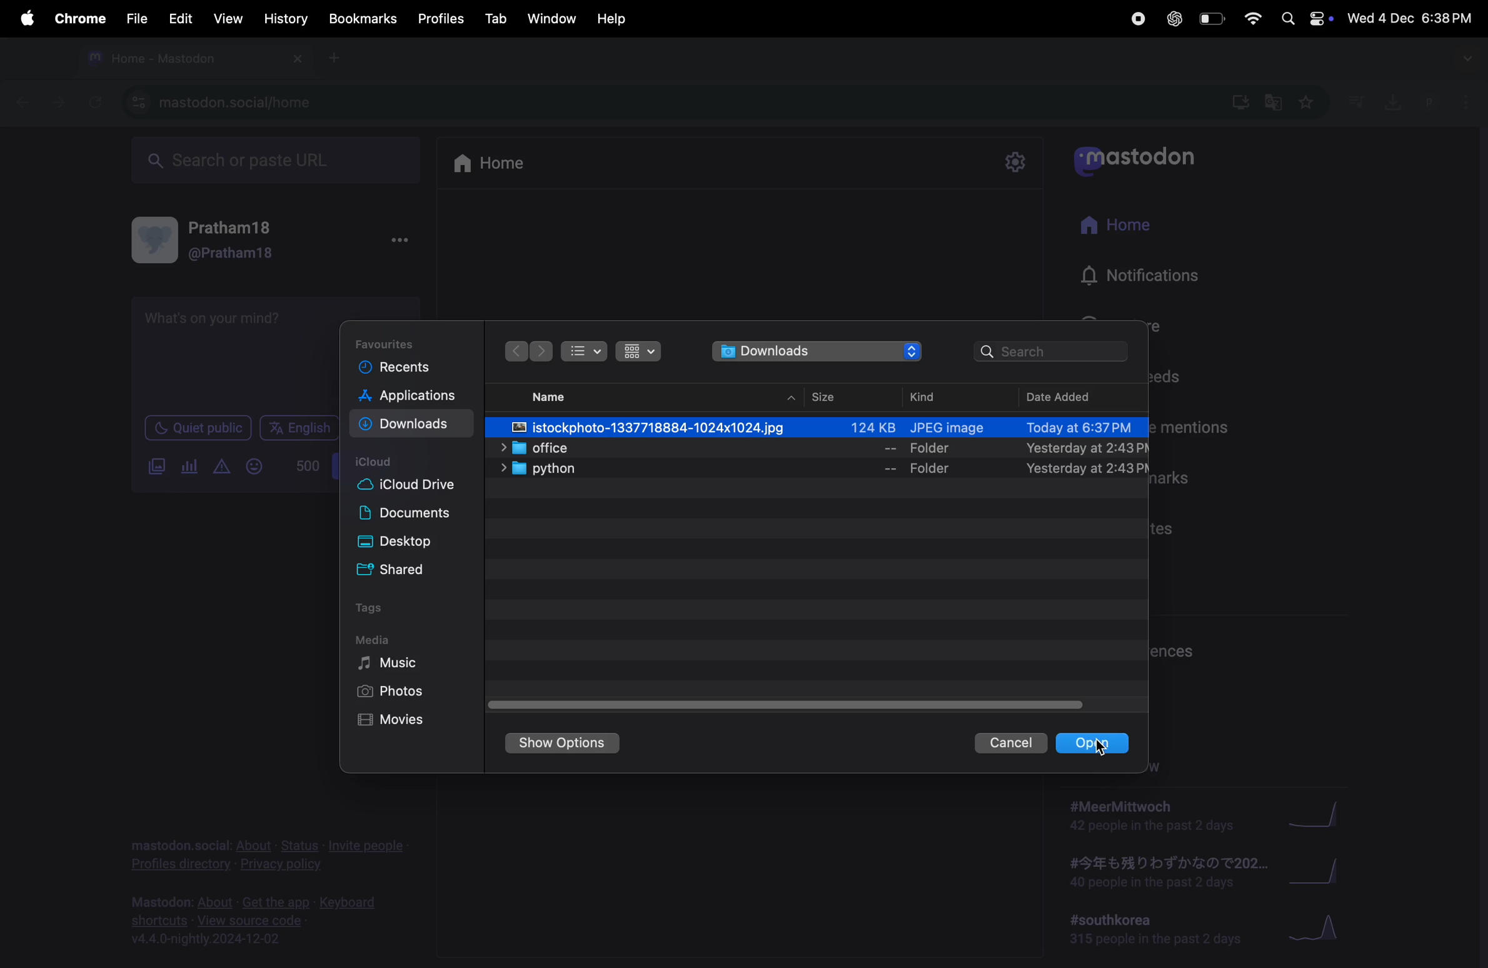 The height and width of the screenshot is (968, 1488). What do you see at coordinates (198, 429) in the screenshot?
I see `Quiet place` at bounding box center [198, 429].